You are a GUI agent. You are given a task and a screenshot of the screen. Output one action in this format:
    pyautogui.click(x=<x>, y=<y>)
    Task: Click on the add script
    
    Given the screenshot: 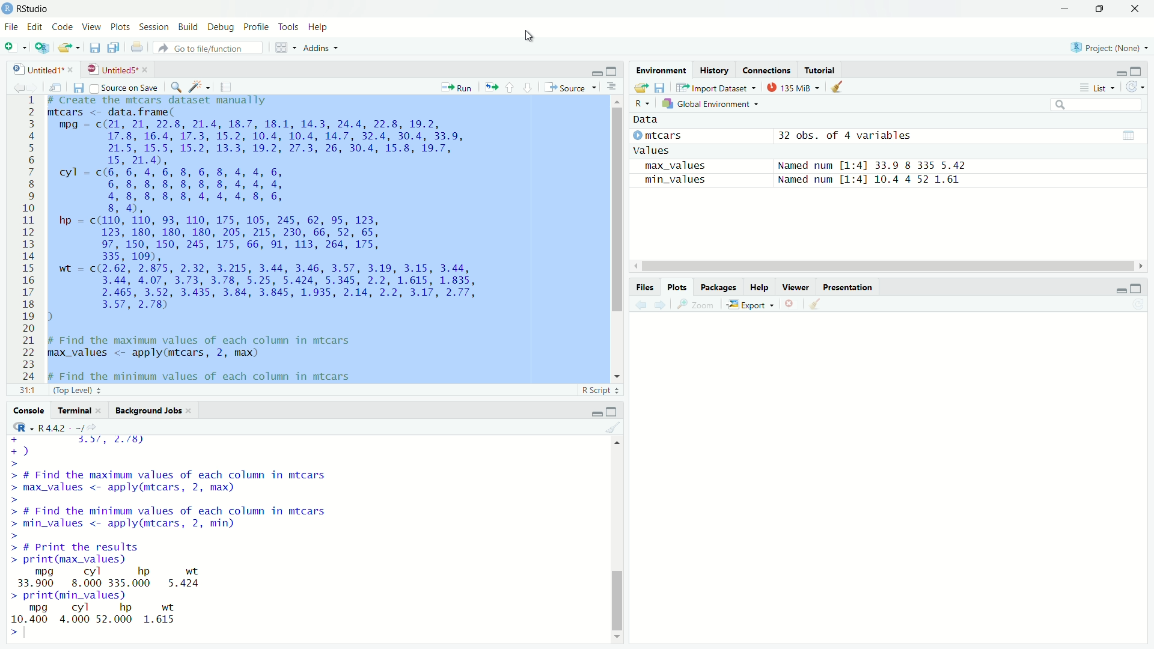 What is the action you would take?
    pyautogui.click(x=43, y=49)
    